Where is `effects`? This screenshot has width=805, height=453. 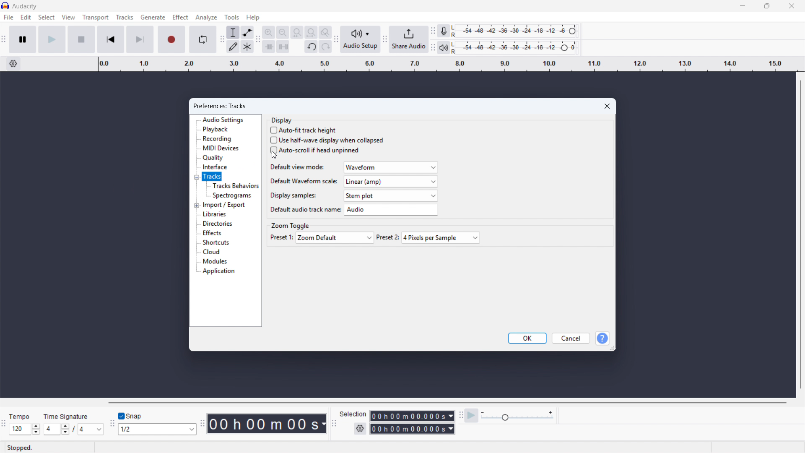 effects is located at coordinates (211, 233).